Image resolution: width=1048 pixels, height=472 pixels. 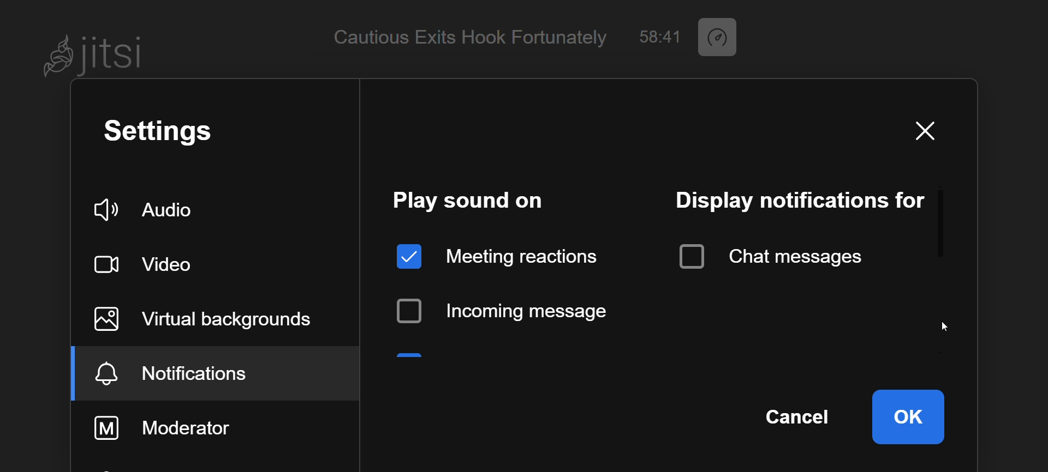 What do you see at coordinates (660, 38) in the screenshot?
I see `58:41` at bounding box center [660, 38].